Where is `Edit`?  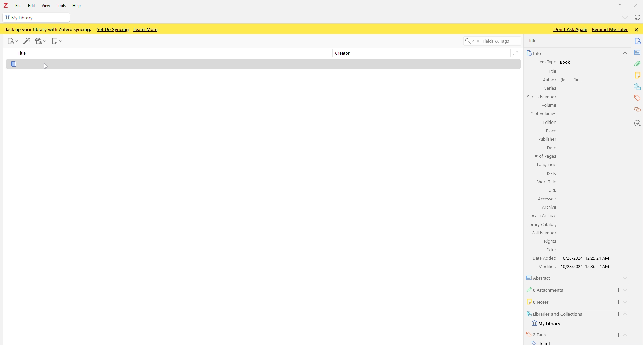 Edit is located at coordinates (31, 6).